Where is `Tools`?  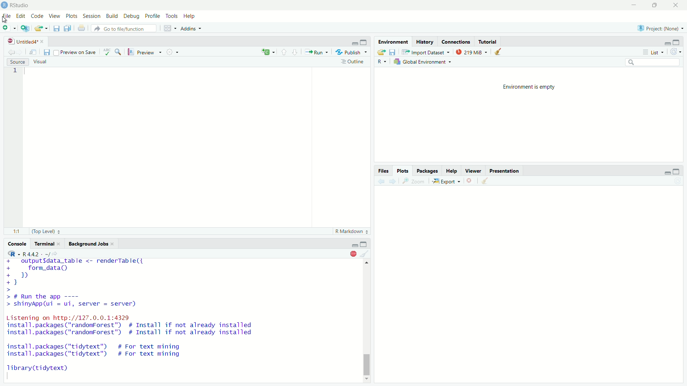
Tools is located at coordinates (171, 16).